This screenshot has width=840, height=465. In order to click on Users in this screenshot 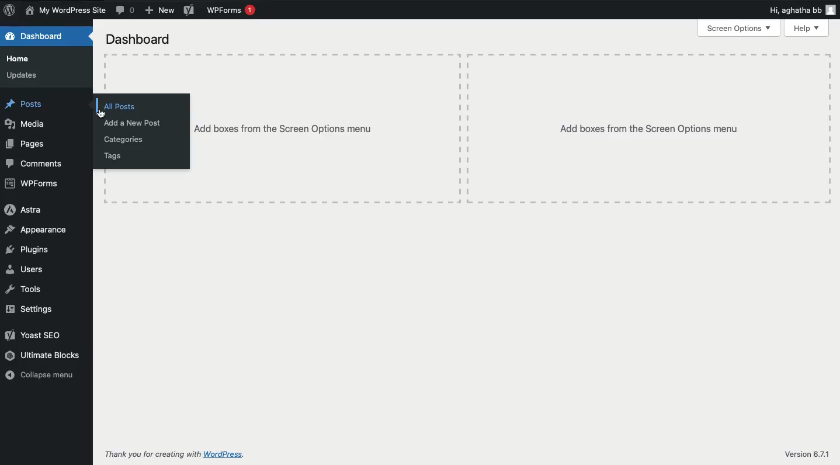, I will do `click(26, 270)`.